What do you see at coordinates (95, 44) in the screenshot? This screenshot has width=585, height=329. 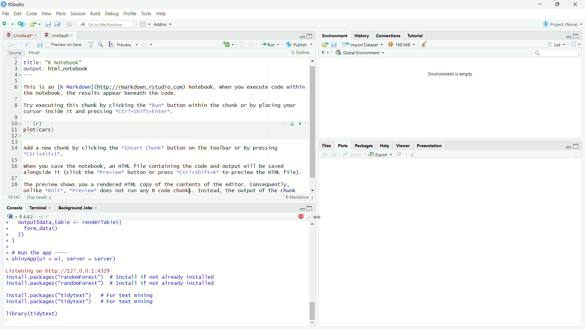 I see `ABC` at bounding box center [95, 44].